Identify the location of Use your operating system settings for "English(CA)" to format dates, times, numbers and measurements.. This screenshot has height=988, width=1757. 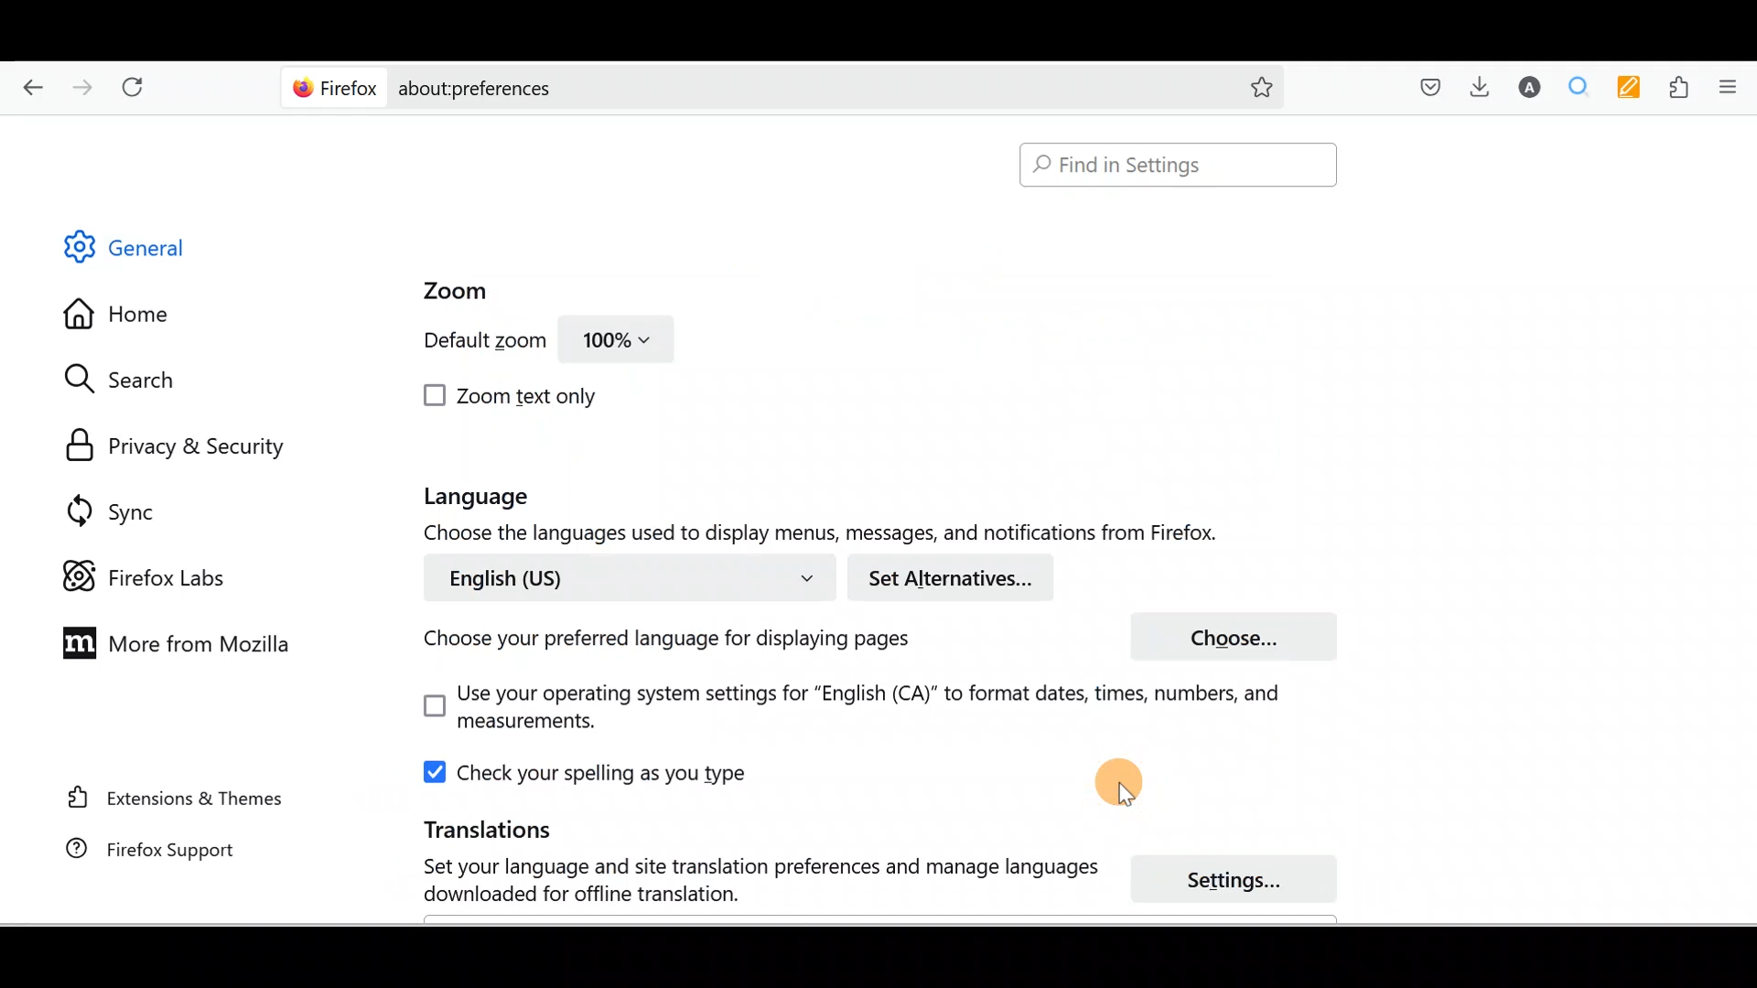
(834, 709).